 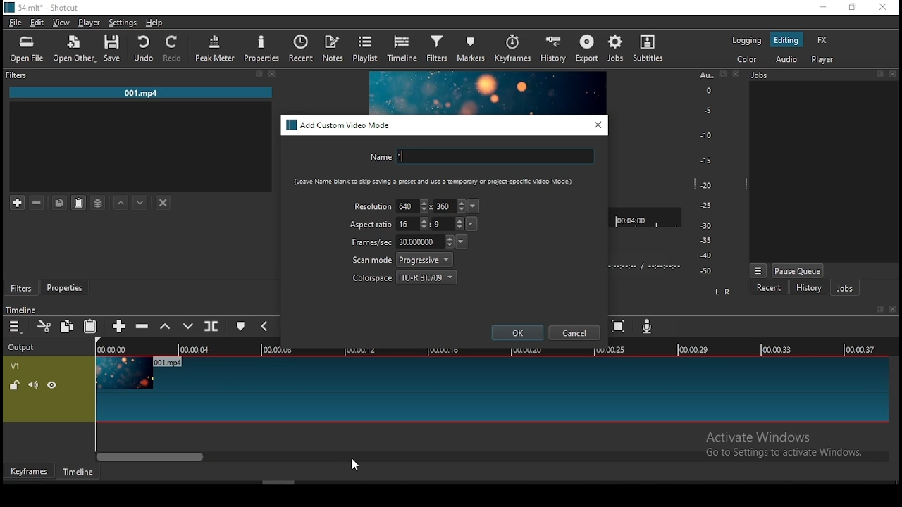 What do you see at coordinates (33, 384) in the screenshot?
I see `volume` at bounding box center [33, 384].